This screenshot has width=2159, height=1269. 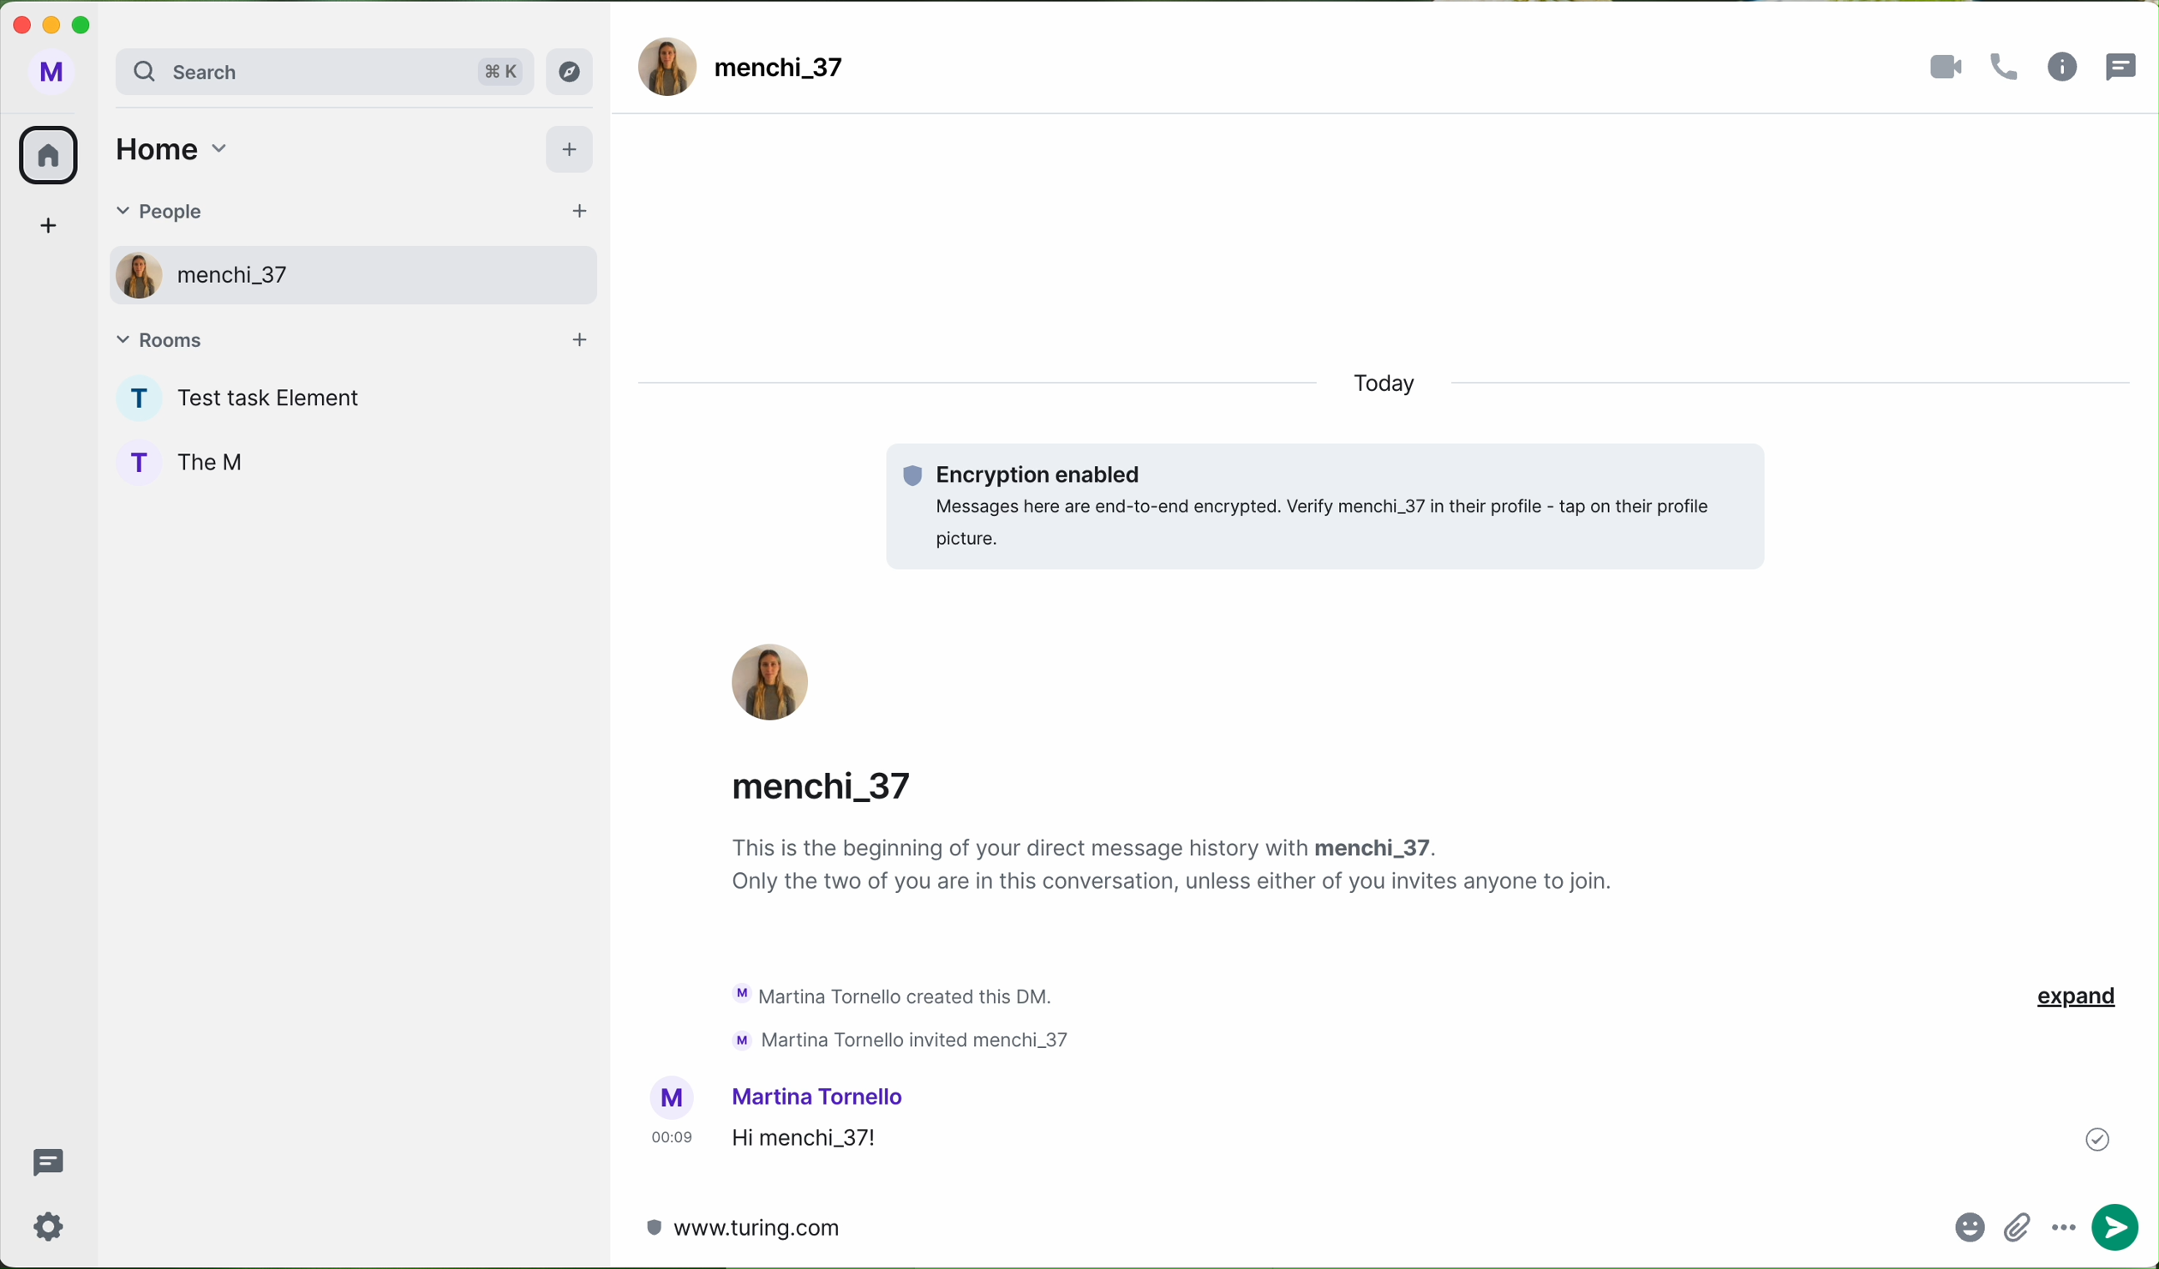 What do you see at coordinates (1329, 507) in the screenshot?
I see `encryption enabled` at bounding box center [1329, 507].